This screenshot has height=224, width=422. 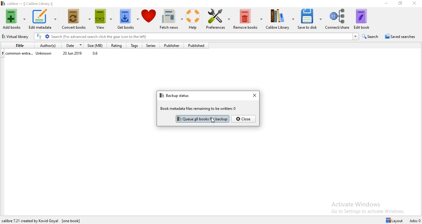 I want to click on Search the full text of all books in the library, not just their metadata, so click(x=39, y=36).